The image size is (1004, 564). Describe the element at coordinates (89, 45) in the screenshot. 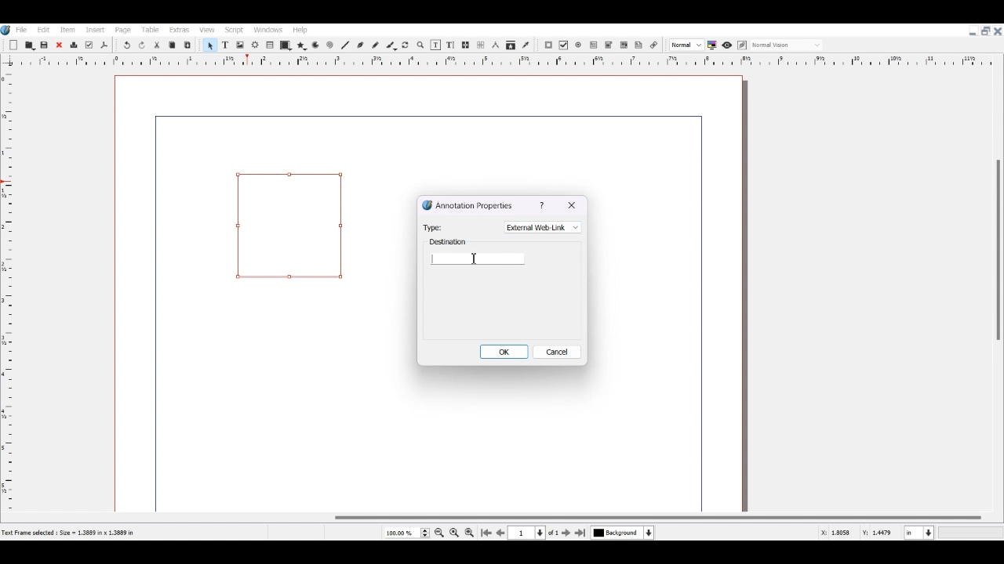

I see `Preflight verifier` at that location.